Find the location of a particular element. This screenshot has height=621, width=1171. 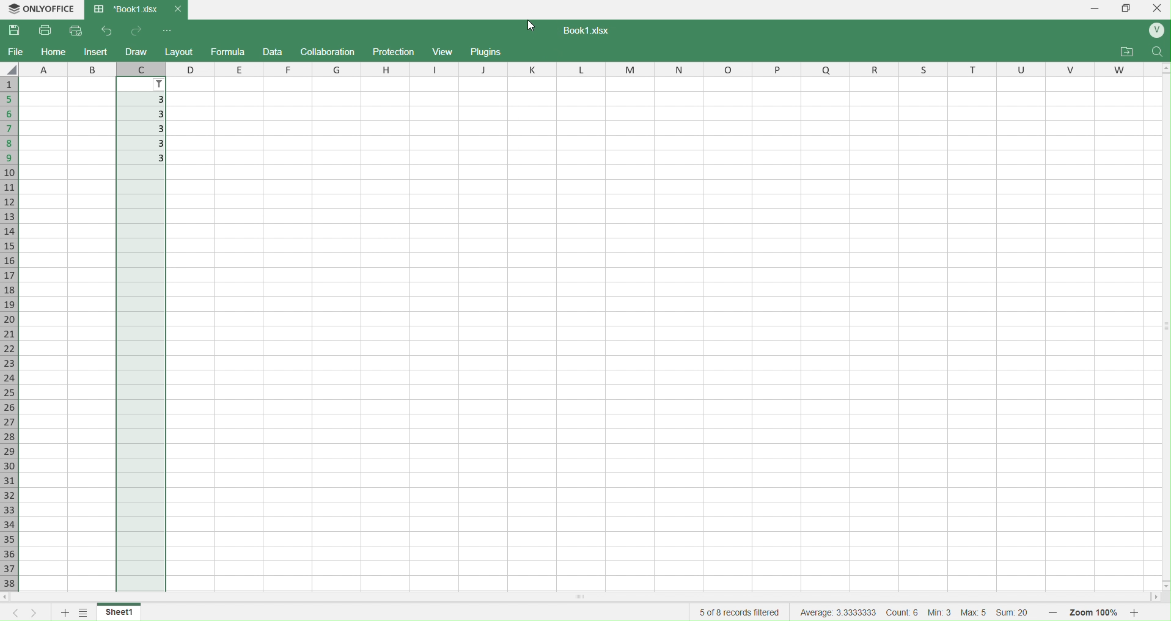

Zoom is located at coordinates (1095, 613).